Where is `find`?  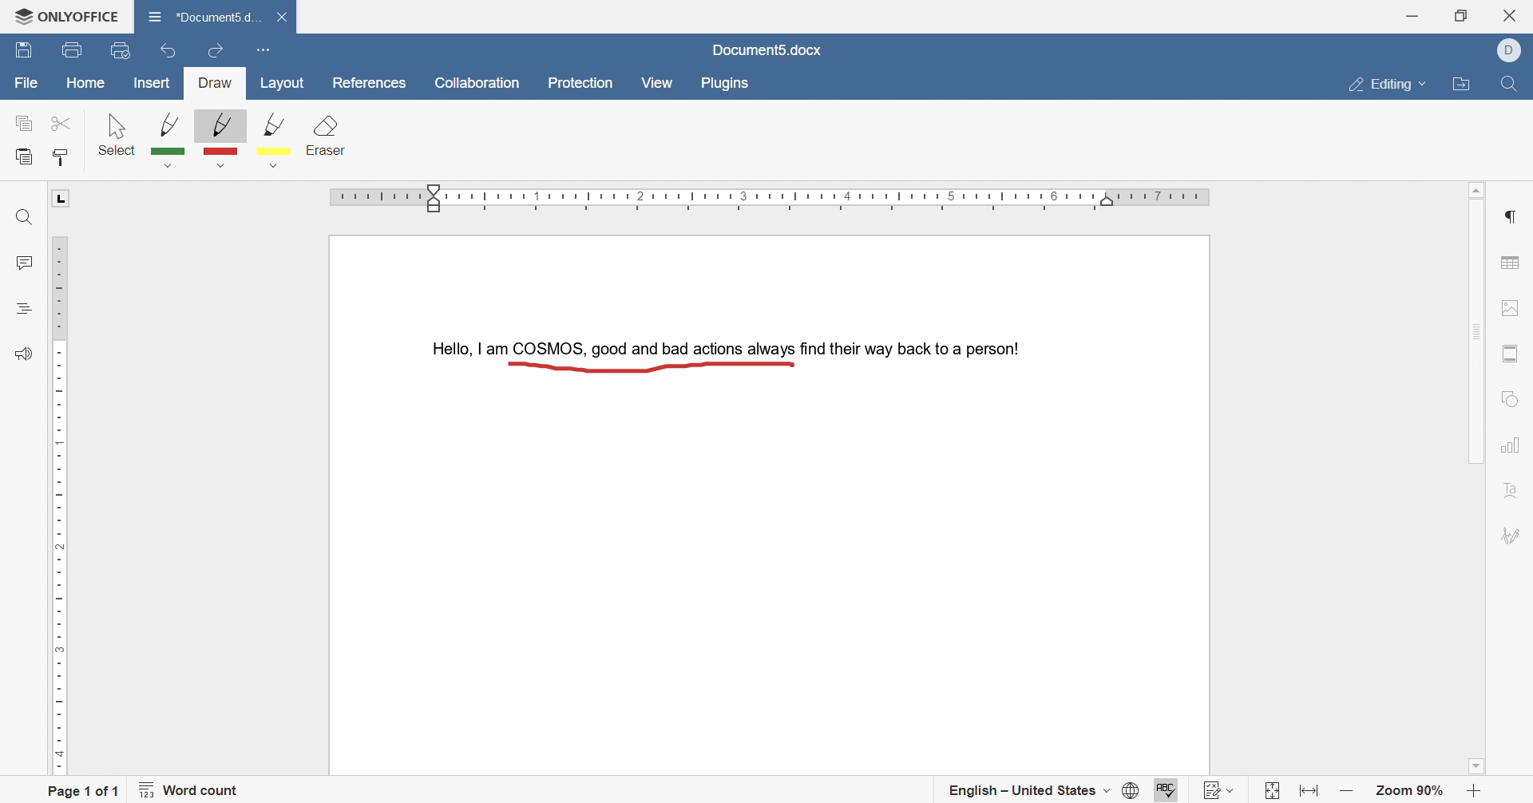
find is located at coordinates (22, 219).